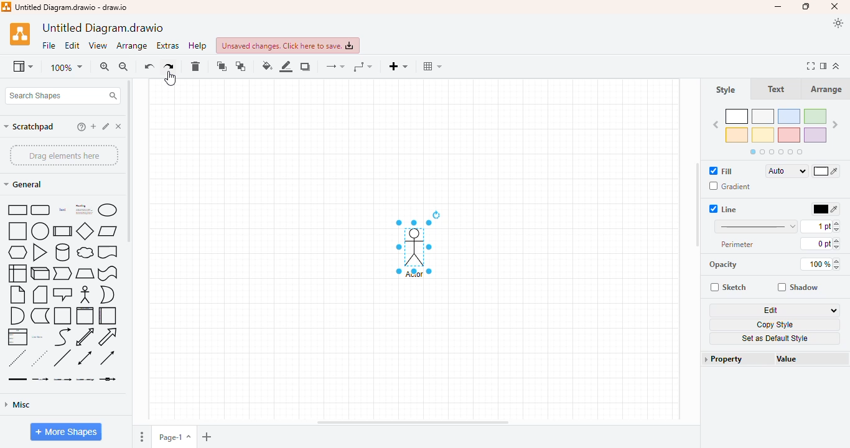  Describe the element at coordinates (104, 67) in the screenshot. I see `zoom in` at that location.